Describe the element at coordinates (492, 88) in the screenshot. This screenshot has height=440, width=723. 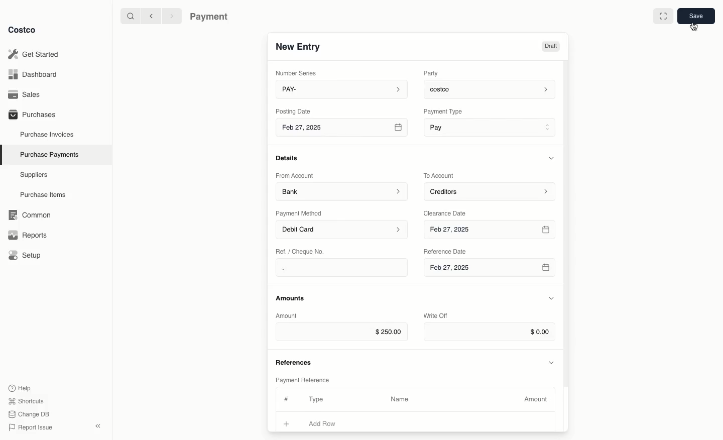
I see `costco` at that location.